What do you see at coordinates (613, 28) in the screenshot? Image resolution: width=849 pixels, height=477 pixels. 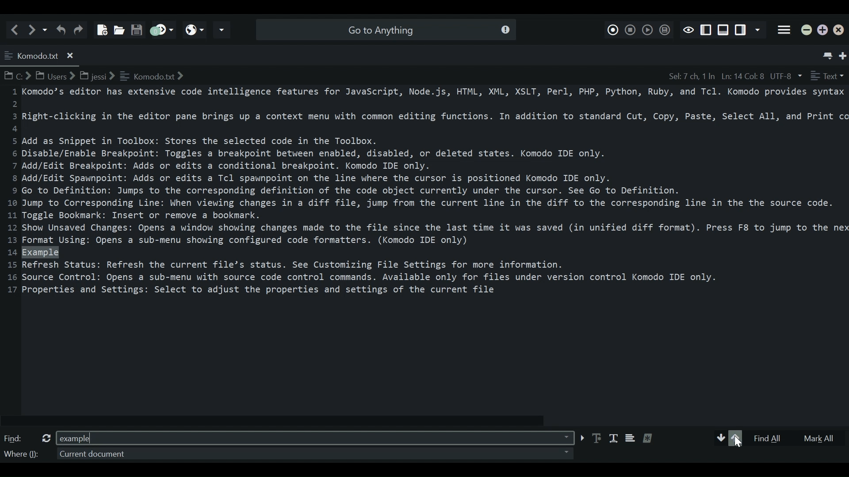 I see `Record Macro` at bounding box center [613, 28].